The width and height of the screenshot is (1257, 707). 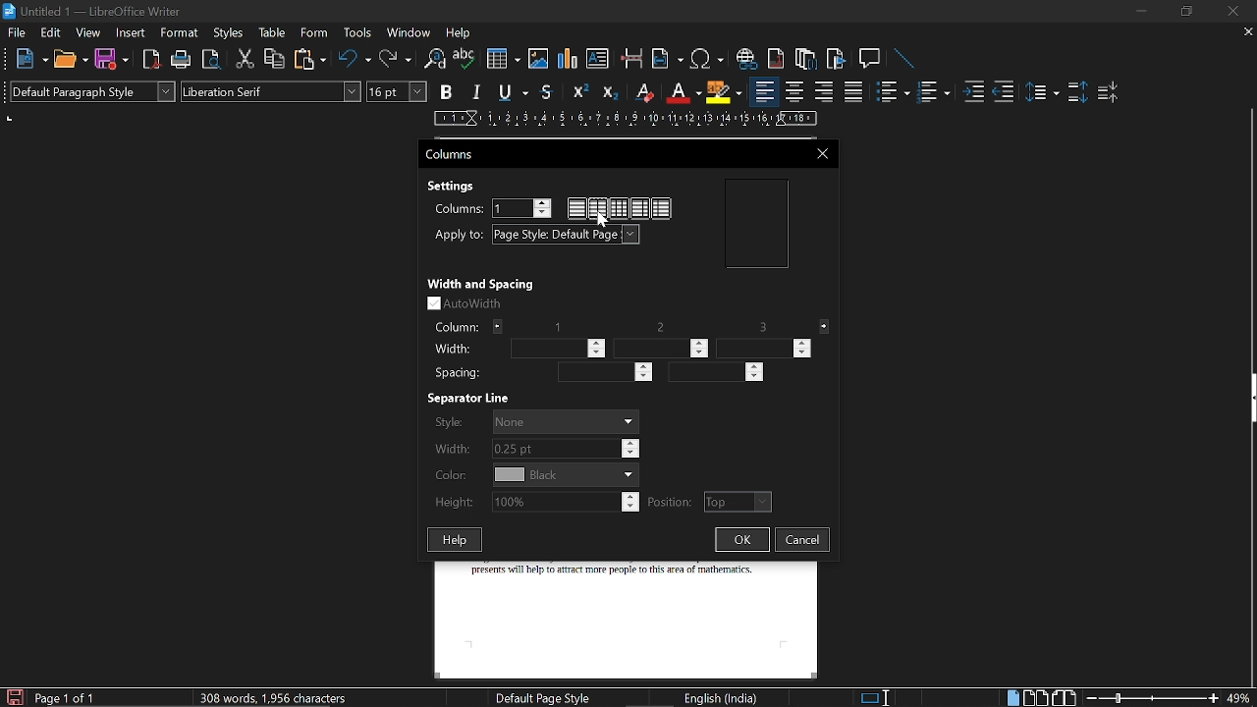 What do you see at coordinates (1138, 11) in the screenshot?
I see `Minimize` at bounding box center [1138, 11].